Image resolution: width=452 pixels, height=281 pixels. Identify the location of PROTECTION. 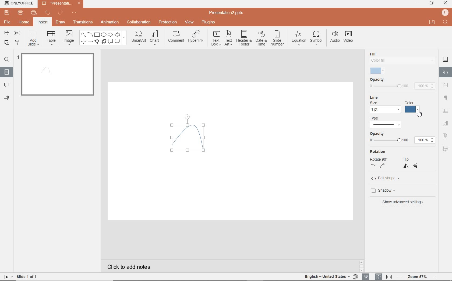
(168, 22).